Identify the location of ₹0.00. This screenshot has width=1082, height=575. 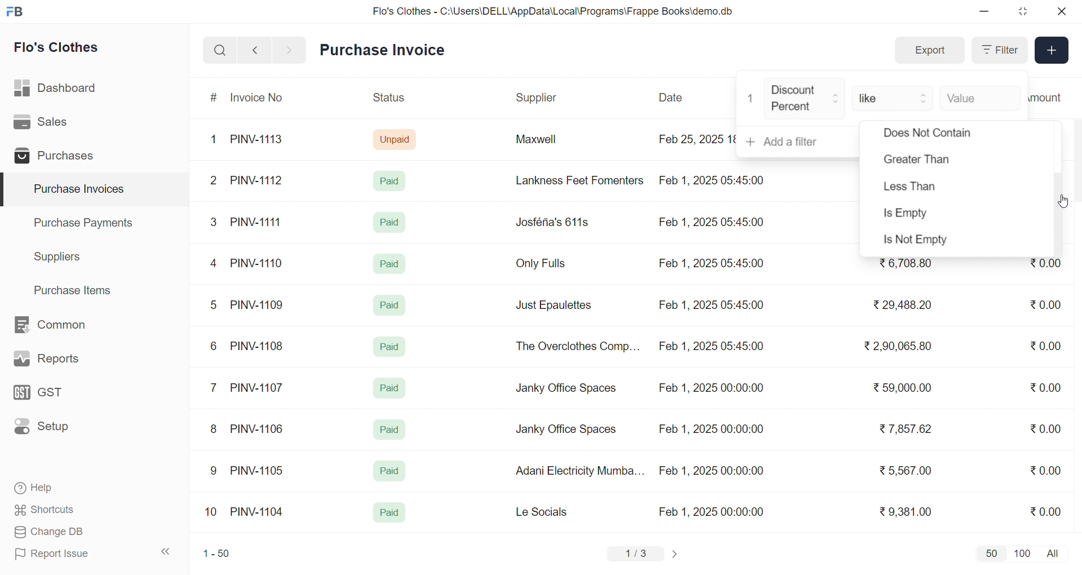
(1046, 470).